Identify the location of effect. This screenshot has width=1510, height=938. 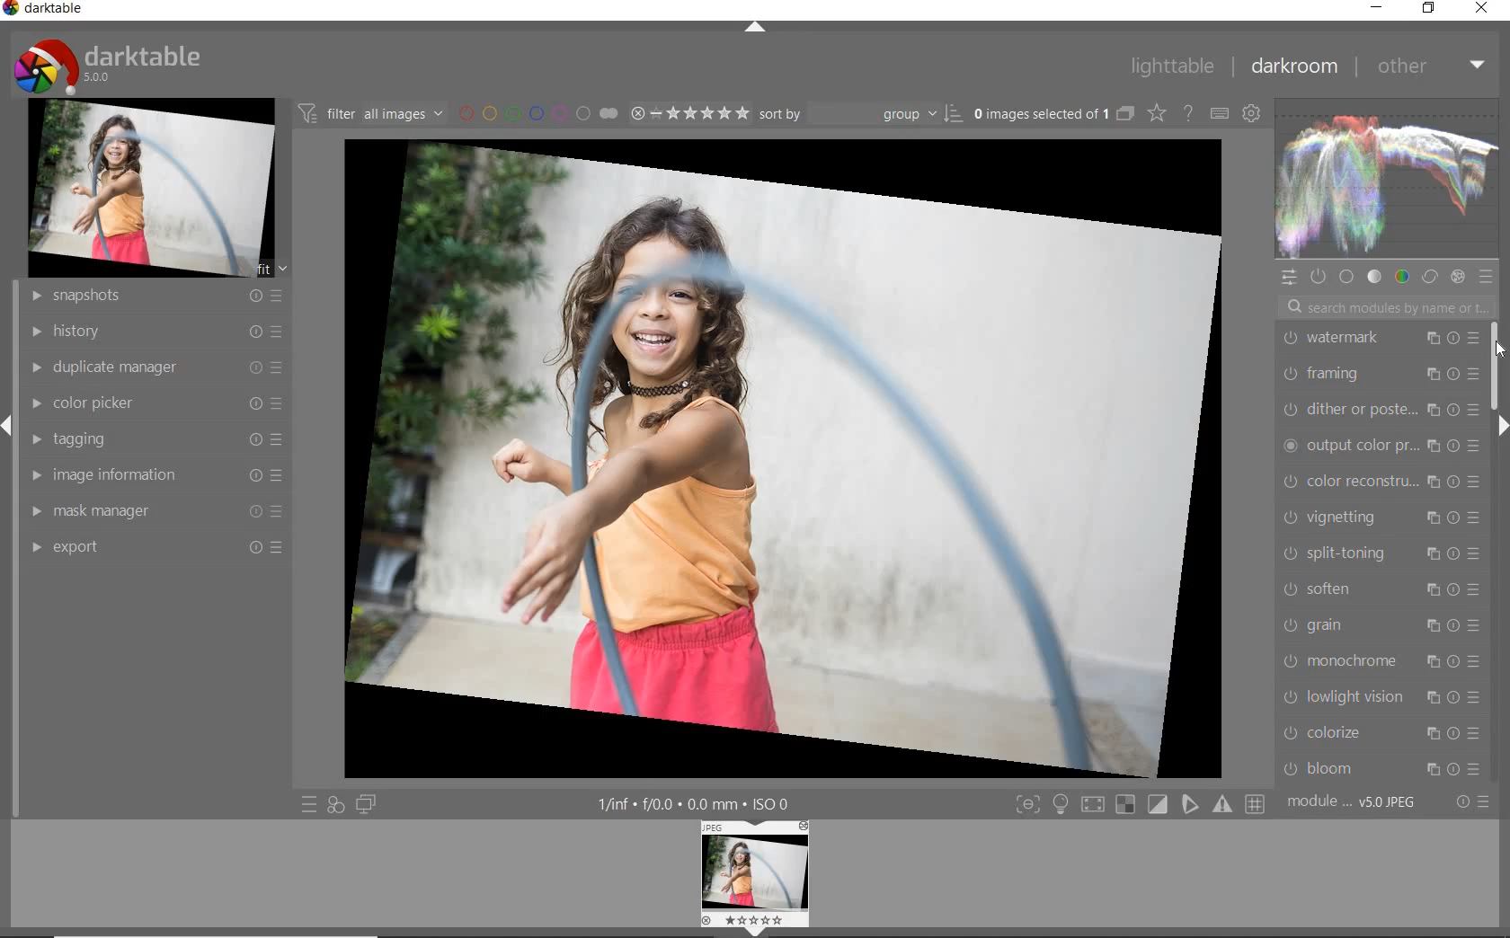
(1460, 279).